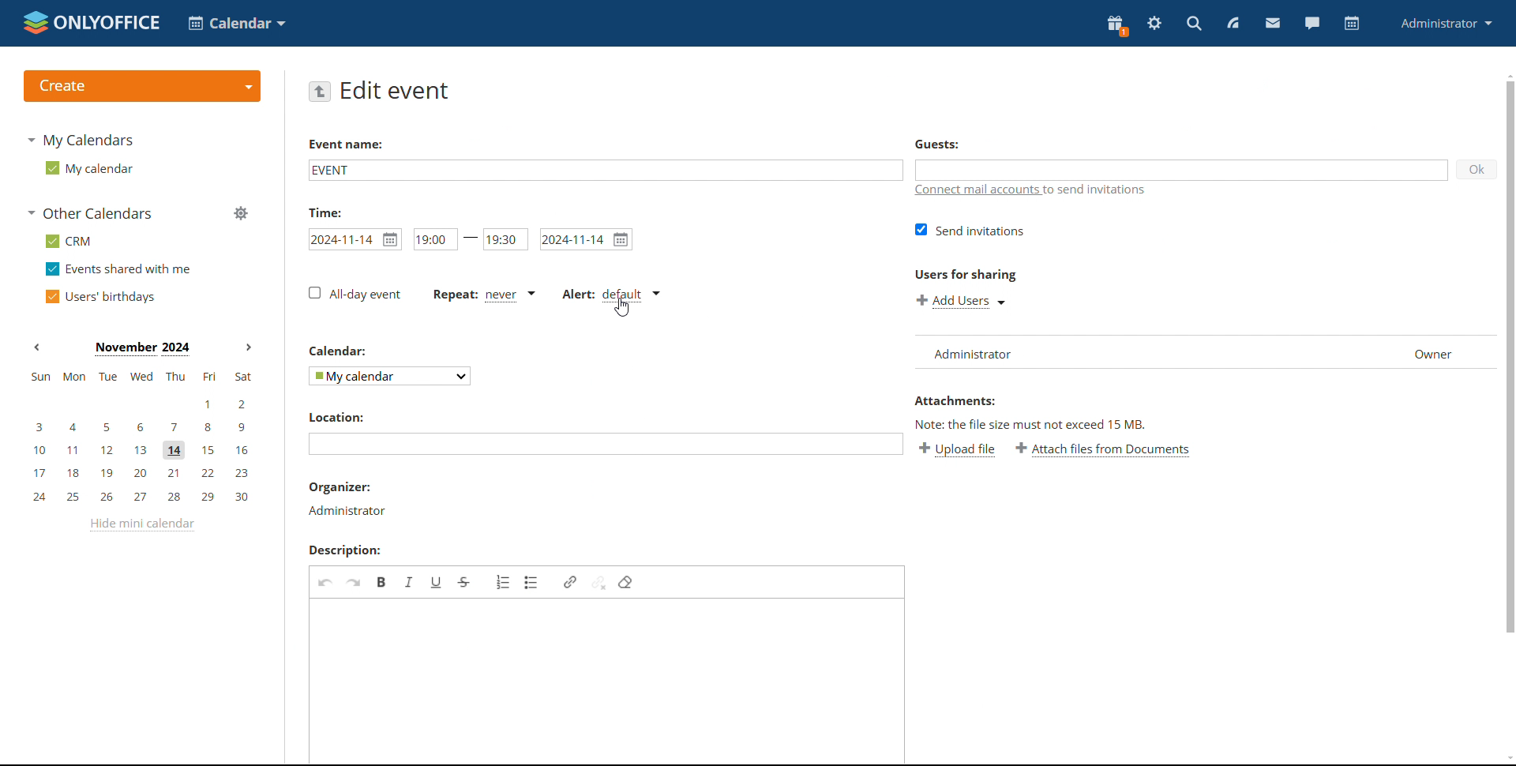 The width and height of the screenshot is (1516, 766). I want to click on add guests, so click(1182, 170).